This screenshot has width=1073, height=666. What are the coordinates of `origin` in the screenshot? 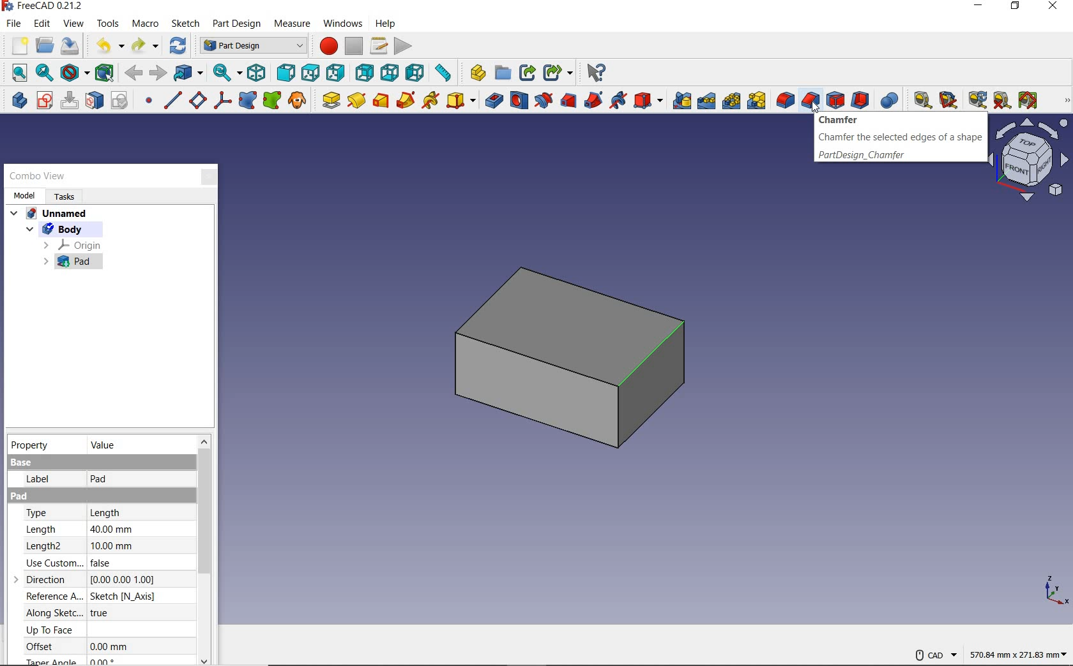 It's located at (73, 244).